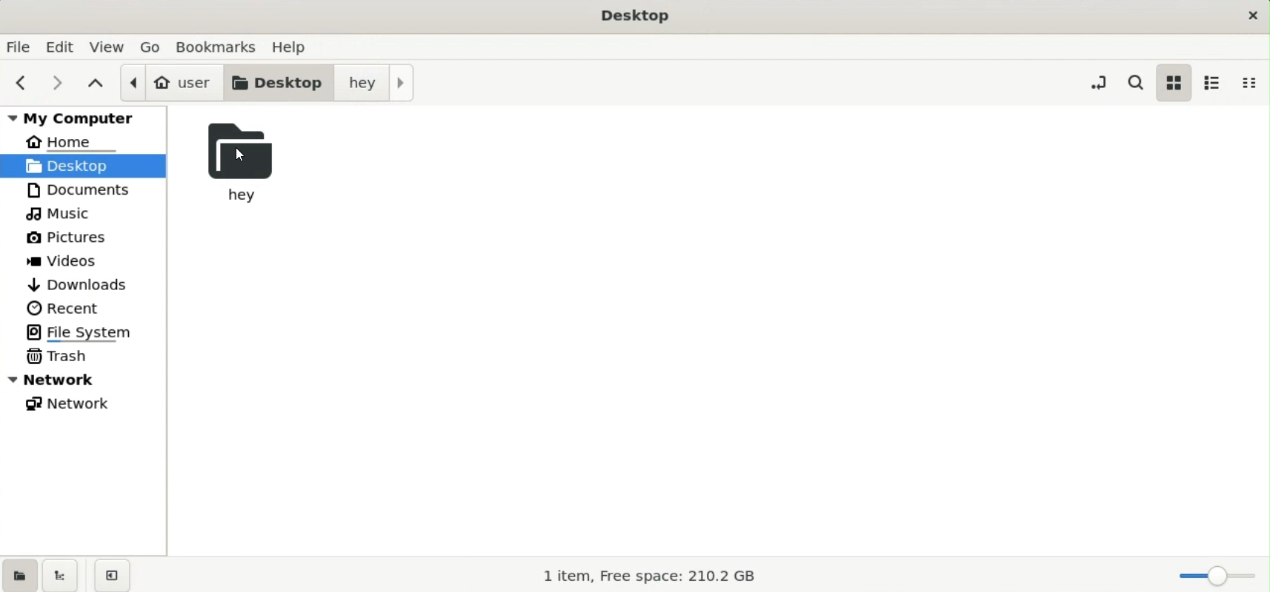 The width and height of the screenshot is (1270, 592). I want to click on home, so click(74, 141).